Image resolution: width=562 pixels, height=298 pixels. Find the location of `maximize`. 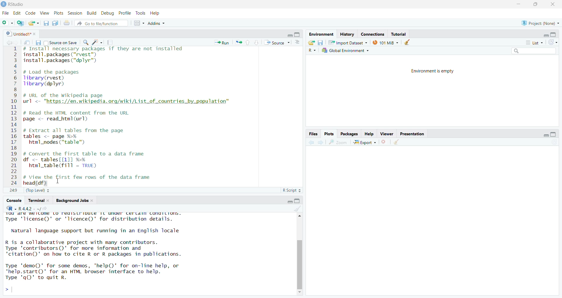

maximize is located at coordinates (554, 134).